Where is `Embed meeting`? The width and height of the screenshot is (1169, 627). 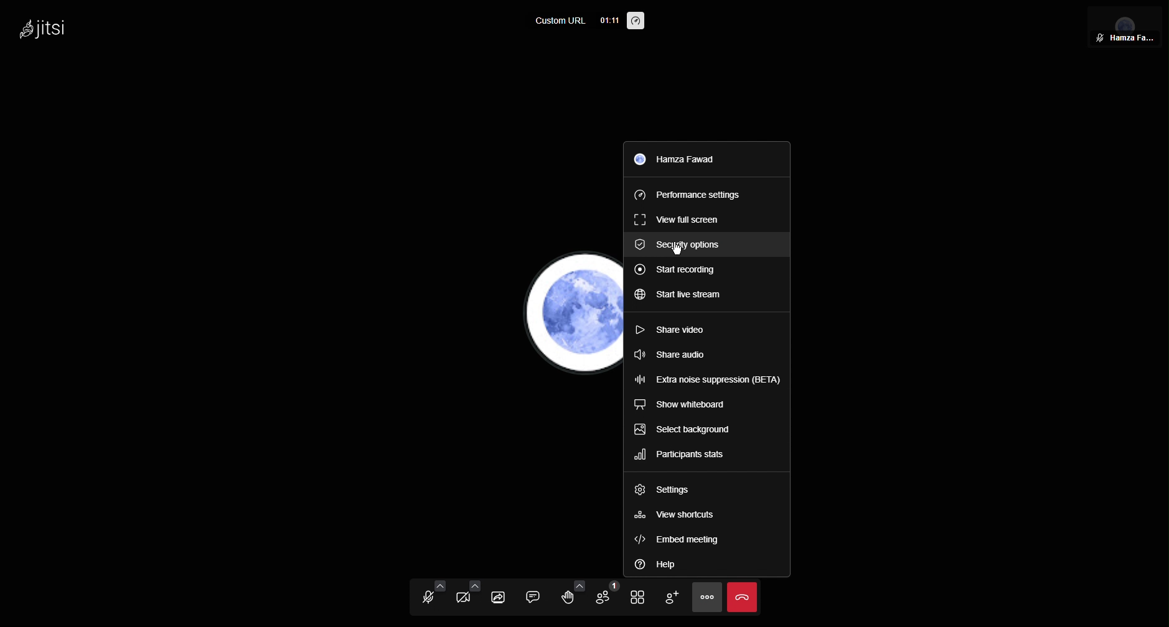
Embed meeting is located at coordinates (675, 537).